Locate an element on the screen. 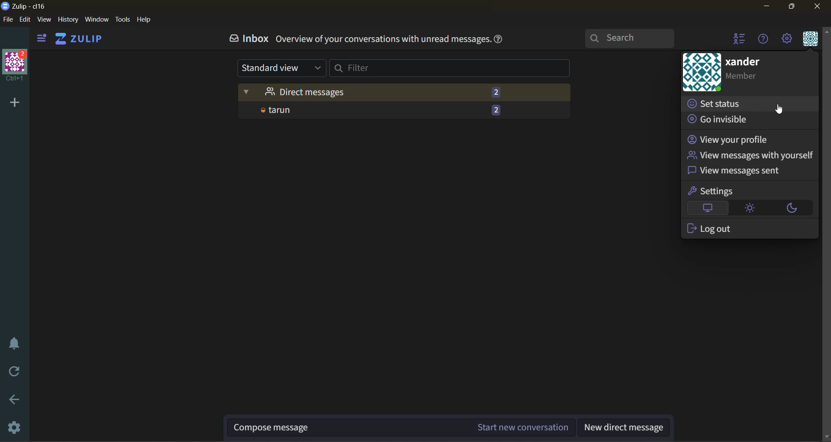 The image size is (831, 442). close is located at coordinates (818, 8).